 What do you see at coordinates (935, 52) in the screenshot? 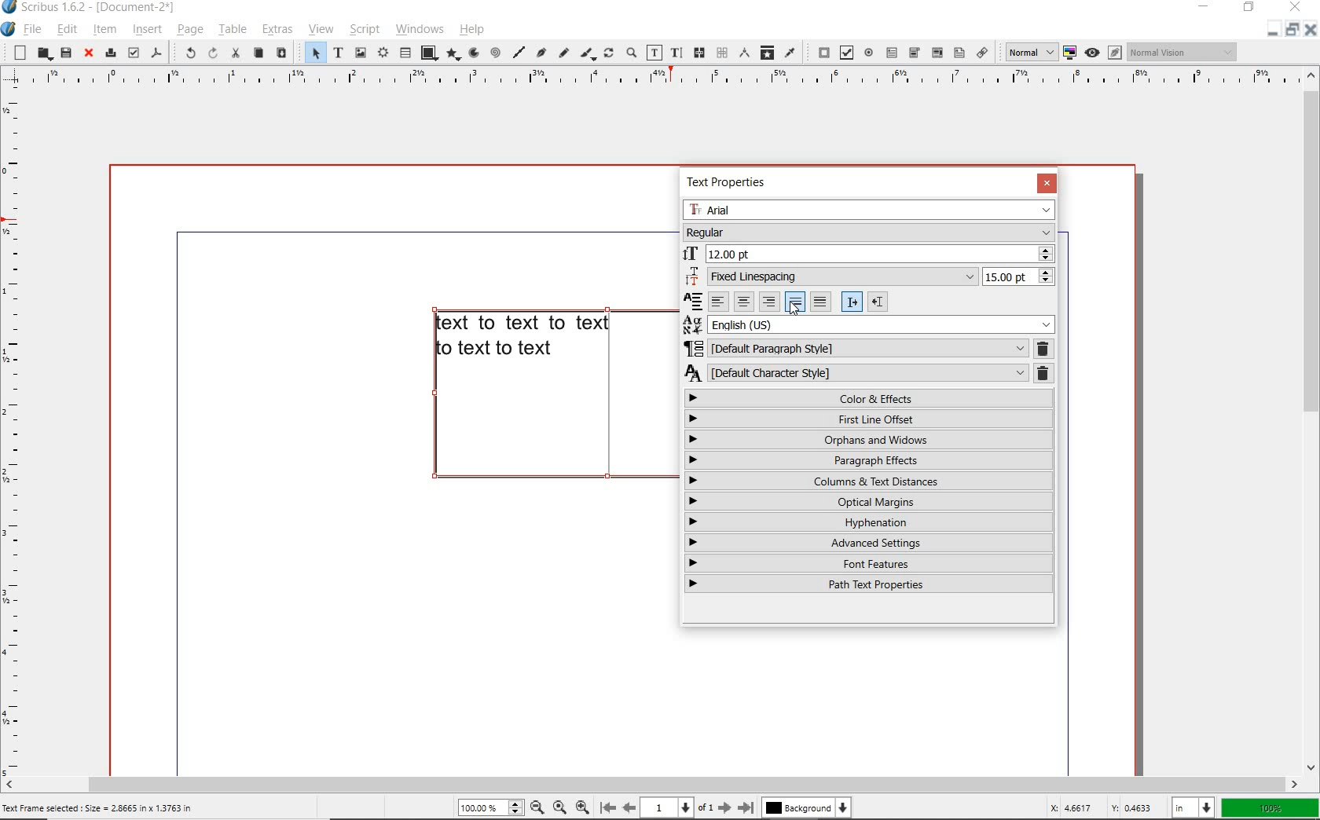
I see `pdf combo box` at bounding box center [935, 52].